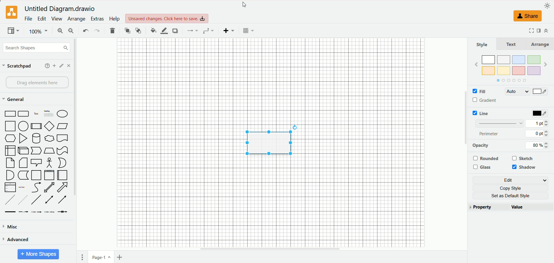 Image resolution: width=554 pixels, height=263 pixels. I want to click on set as default style, so click(513, 196).